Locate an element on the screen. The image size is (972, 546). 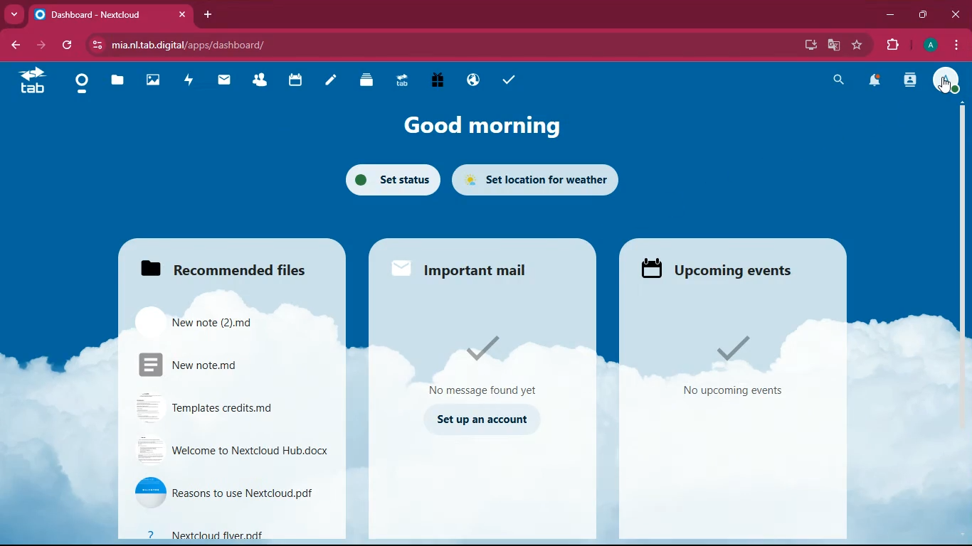
minimize is located at coordinates (887, 15).